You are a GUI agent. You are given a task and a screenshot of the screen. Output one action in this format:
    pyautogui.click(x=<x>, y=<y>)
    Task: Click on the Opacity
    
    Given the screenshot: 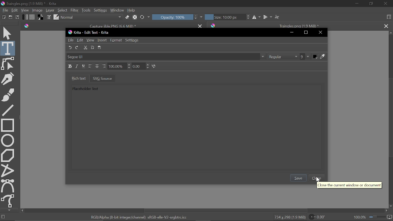 What is the action you would take?
    pyautogui.click(x=172, y=17)
    